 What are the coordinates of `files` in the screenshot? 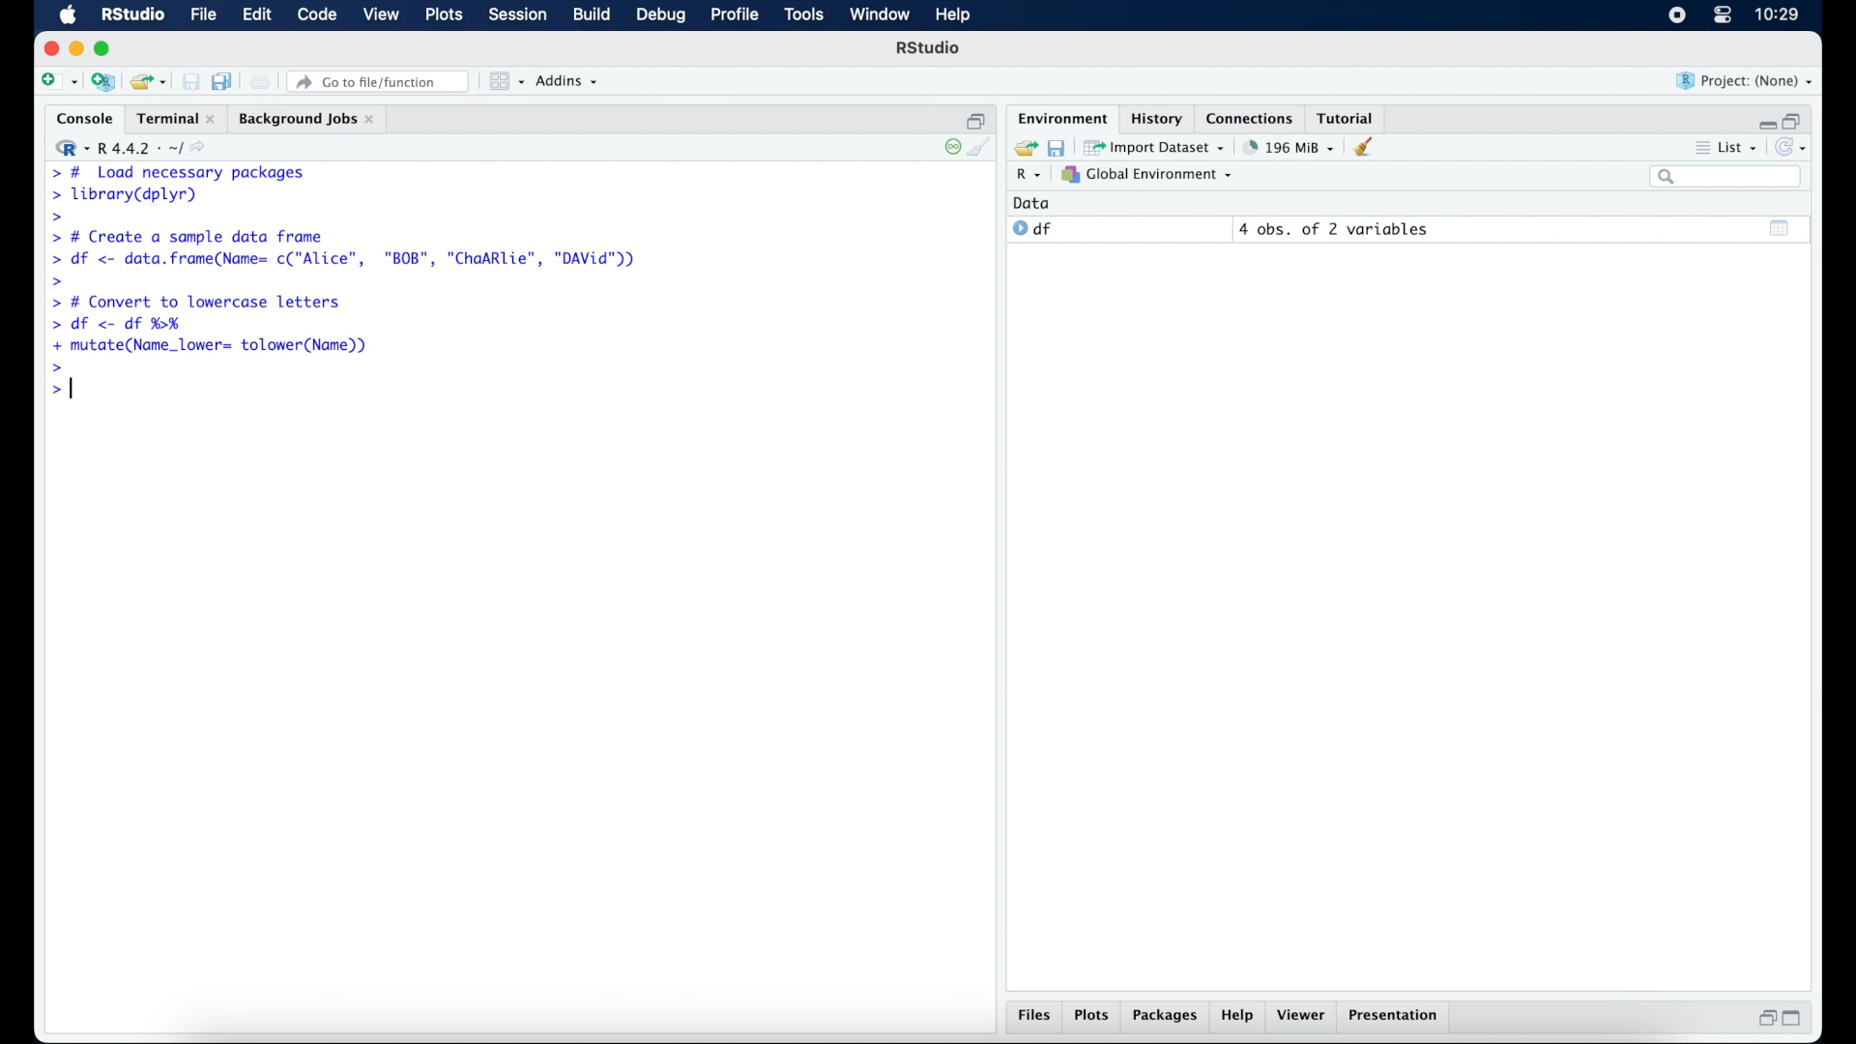 It's located at (1034, 1018).